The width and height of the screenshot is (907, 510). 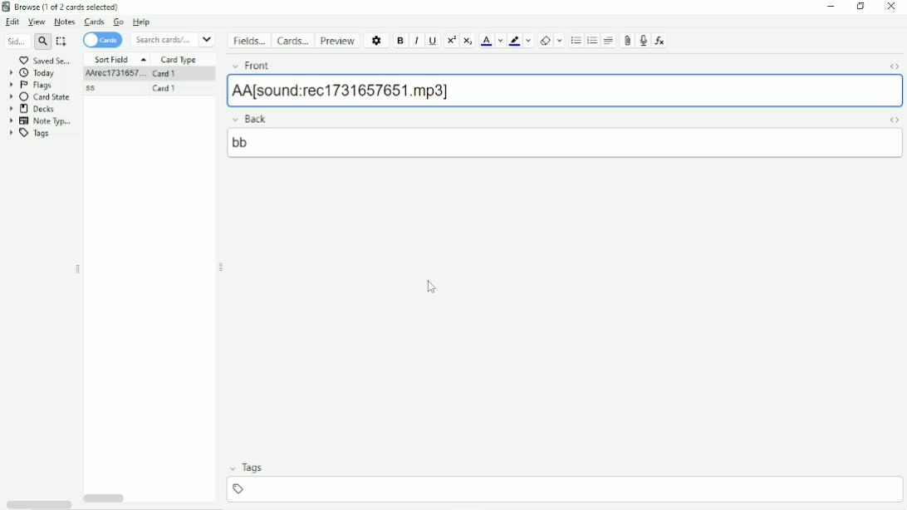 I want to click on Equations, so click(x=660, y=41).